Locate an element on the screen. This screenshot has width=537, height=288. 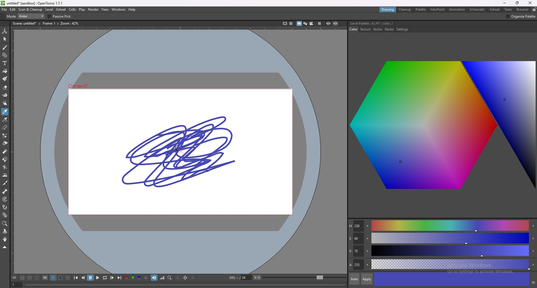
define sub camera is located at coordinates (45, 277).